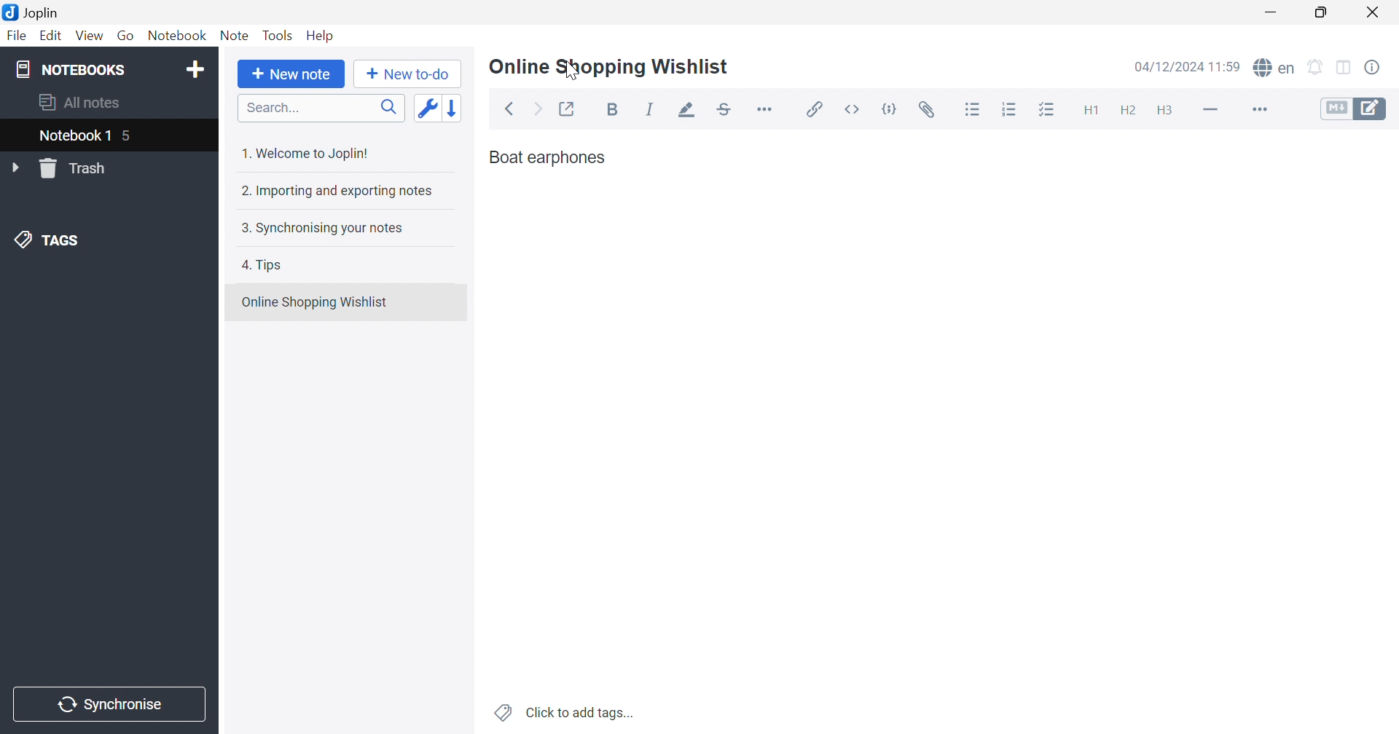 Image resolution: width=1399 pixels, height=734 pixels. What do you see at coordinates (890, 108) in the screenshot?
I see `Code` at bounding box center [890, 108].